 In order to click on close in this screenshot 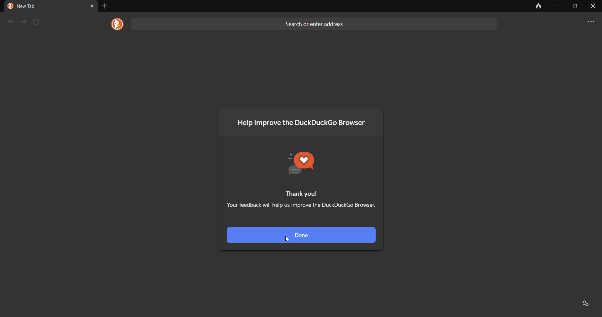, I will do `click(593, 8)`.